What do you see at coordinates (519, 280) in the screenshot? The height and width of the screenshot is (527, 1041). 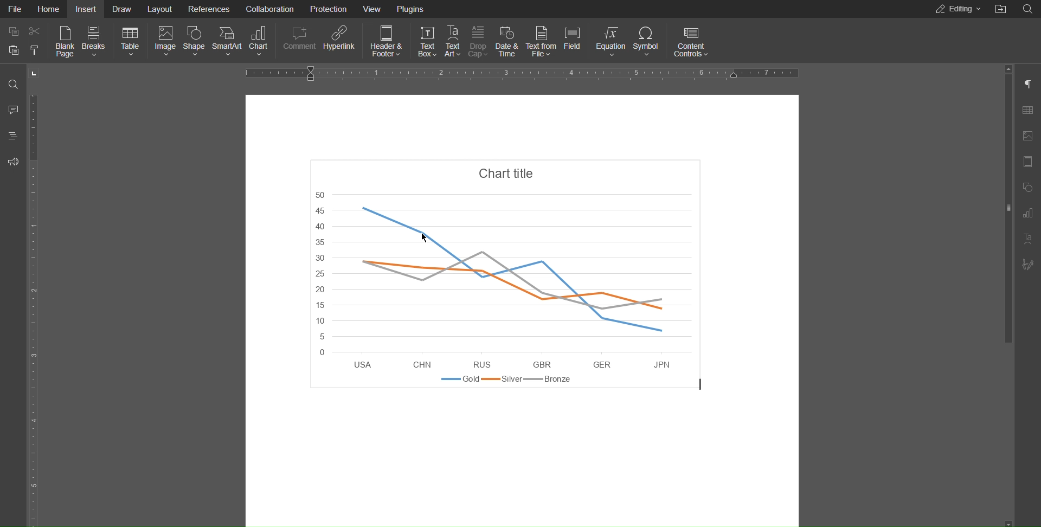 I see `Chart` at bounding box center [519, 280].